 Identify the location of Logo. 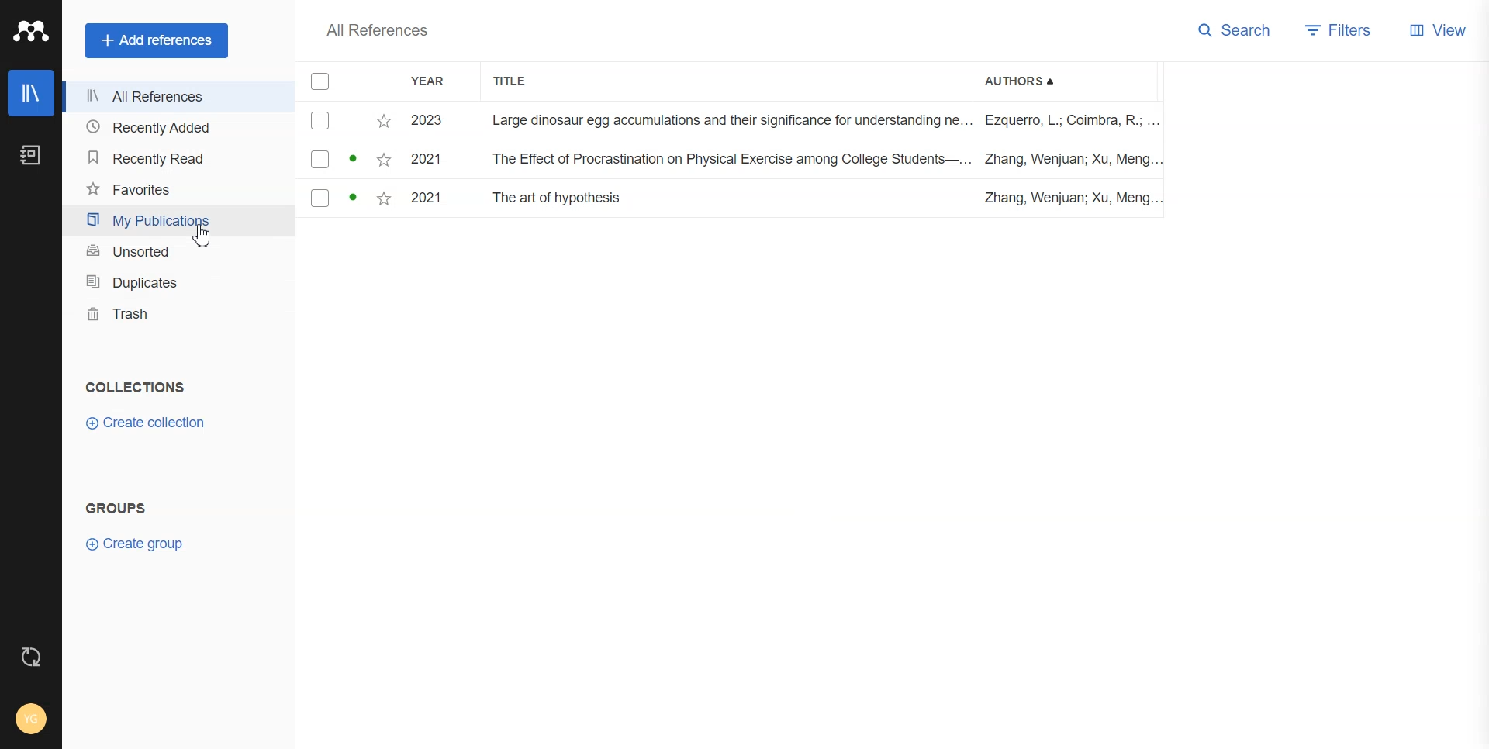
(29, 30).